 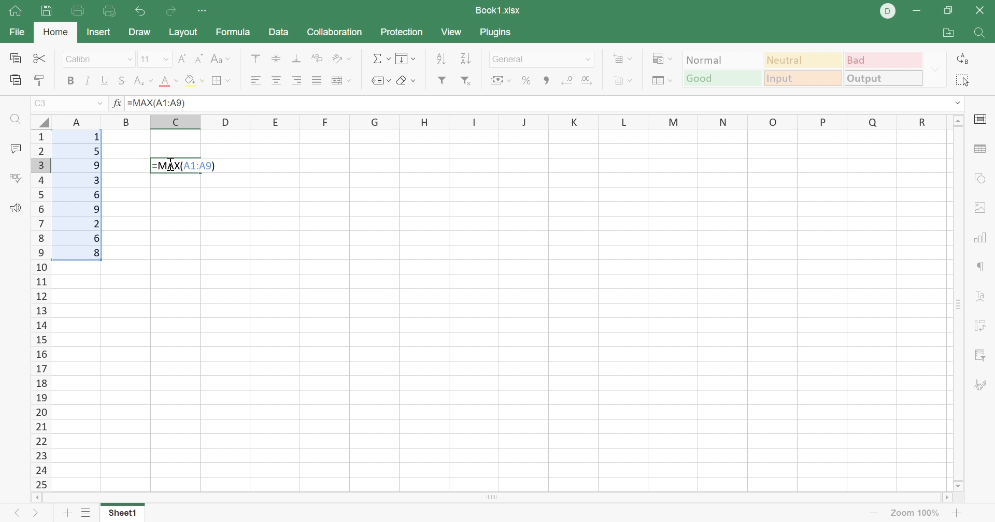 What do you see at coordinates (38, 513) in the screenshot?
I see `Next` at bounding box center [38, 513].